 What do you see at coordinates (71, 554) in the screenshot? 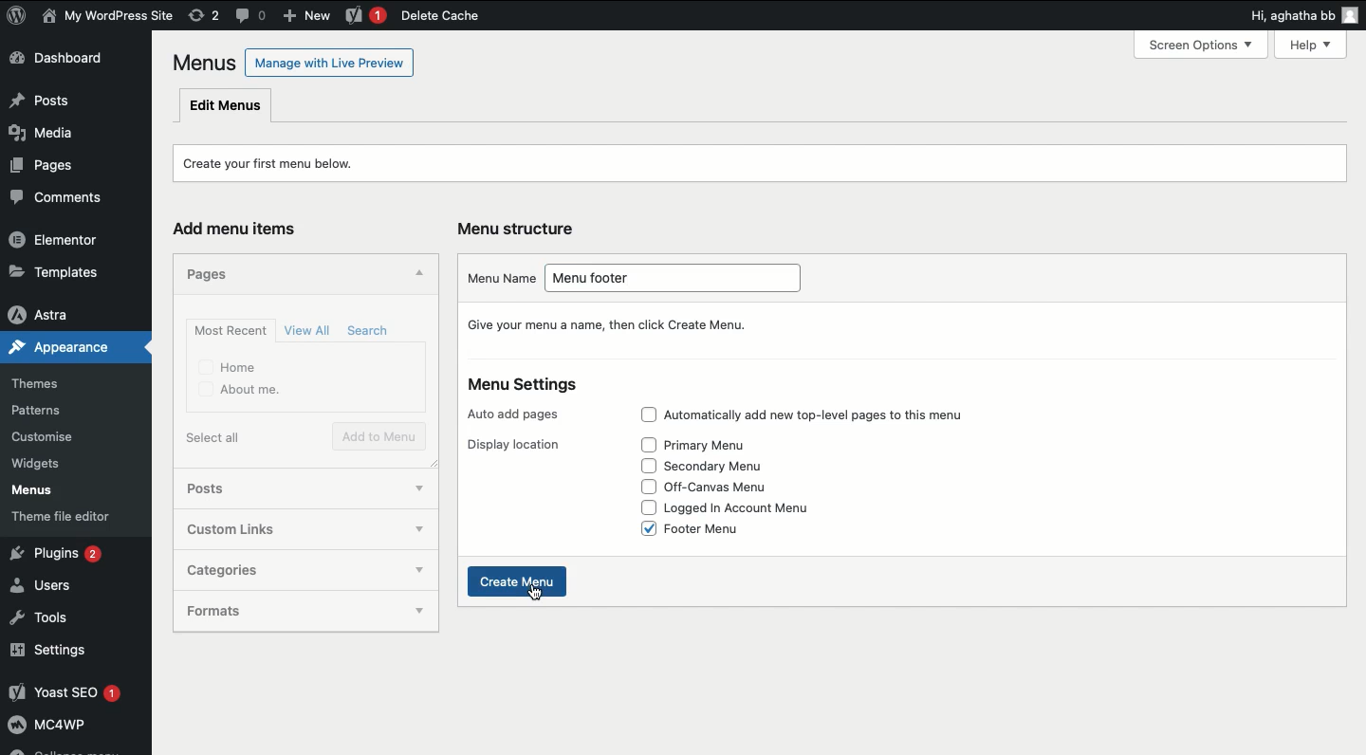
I see `Plugins 2` at bounding box center [71, 554].